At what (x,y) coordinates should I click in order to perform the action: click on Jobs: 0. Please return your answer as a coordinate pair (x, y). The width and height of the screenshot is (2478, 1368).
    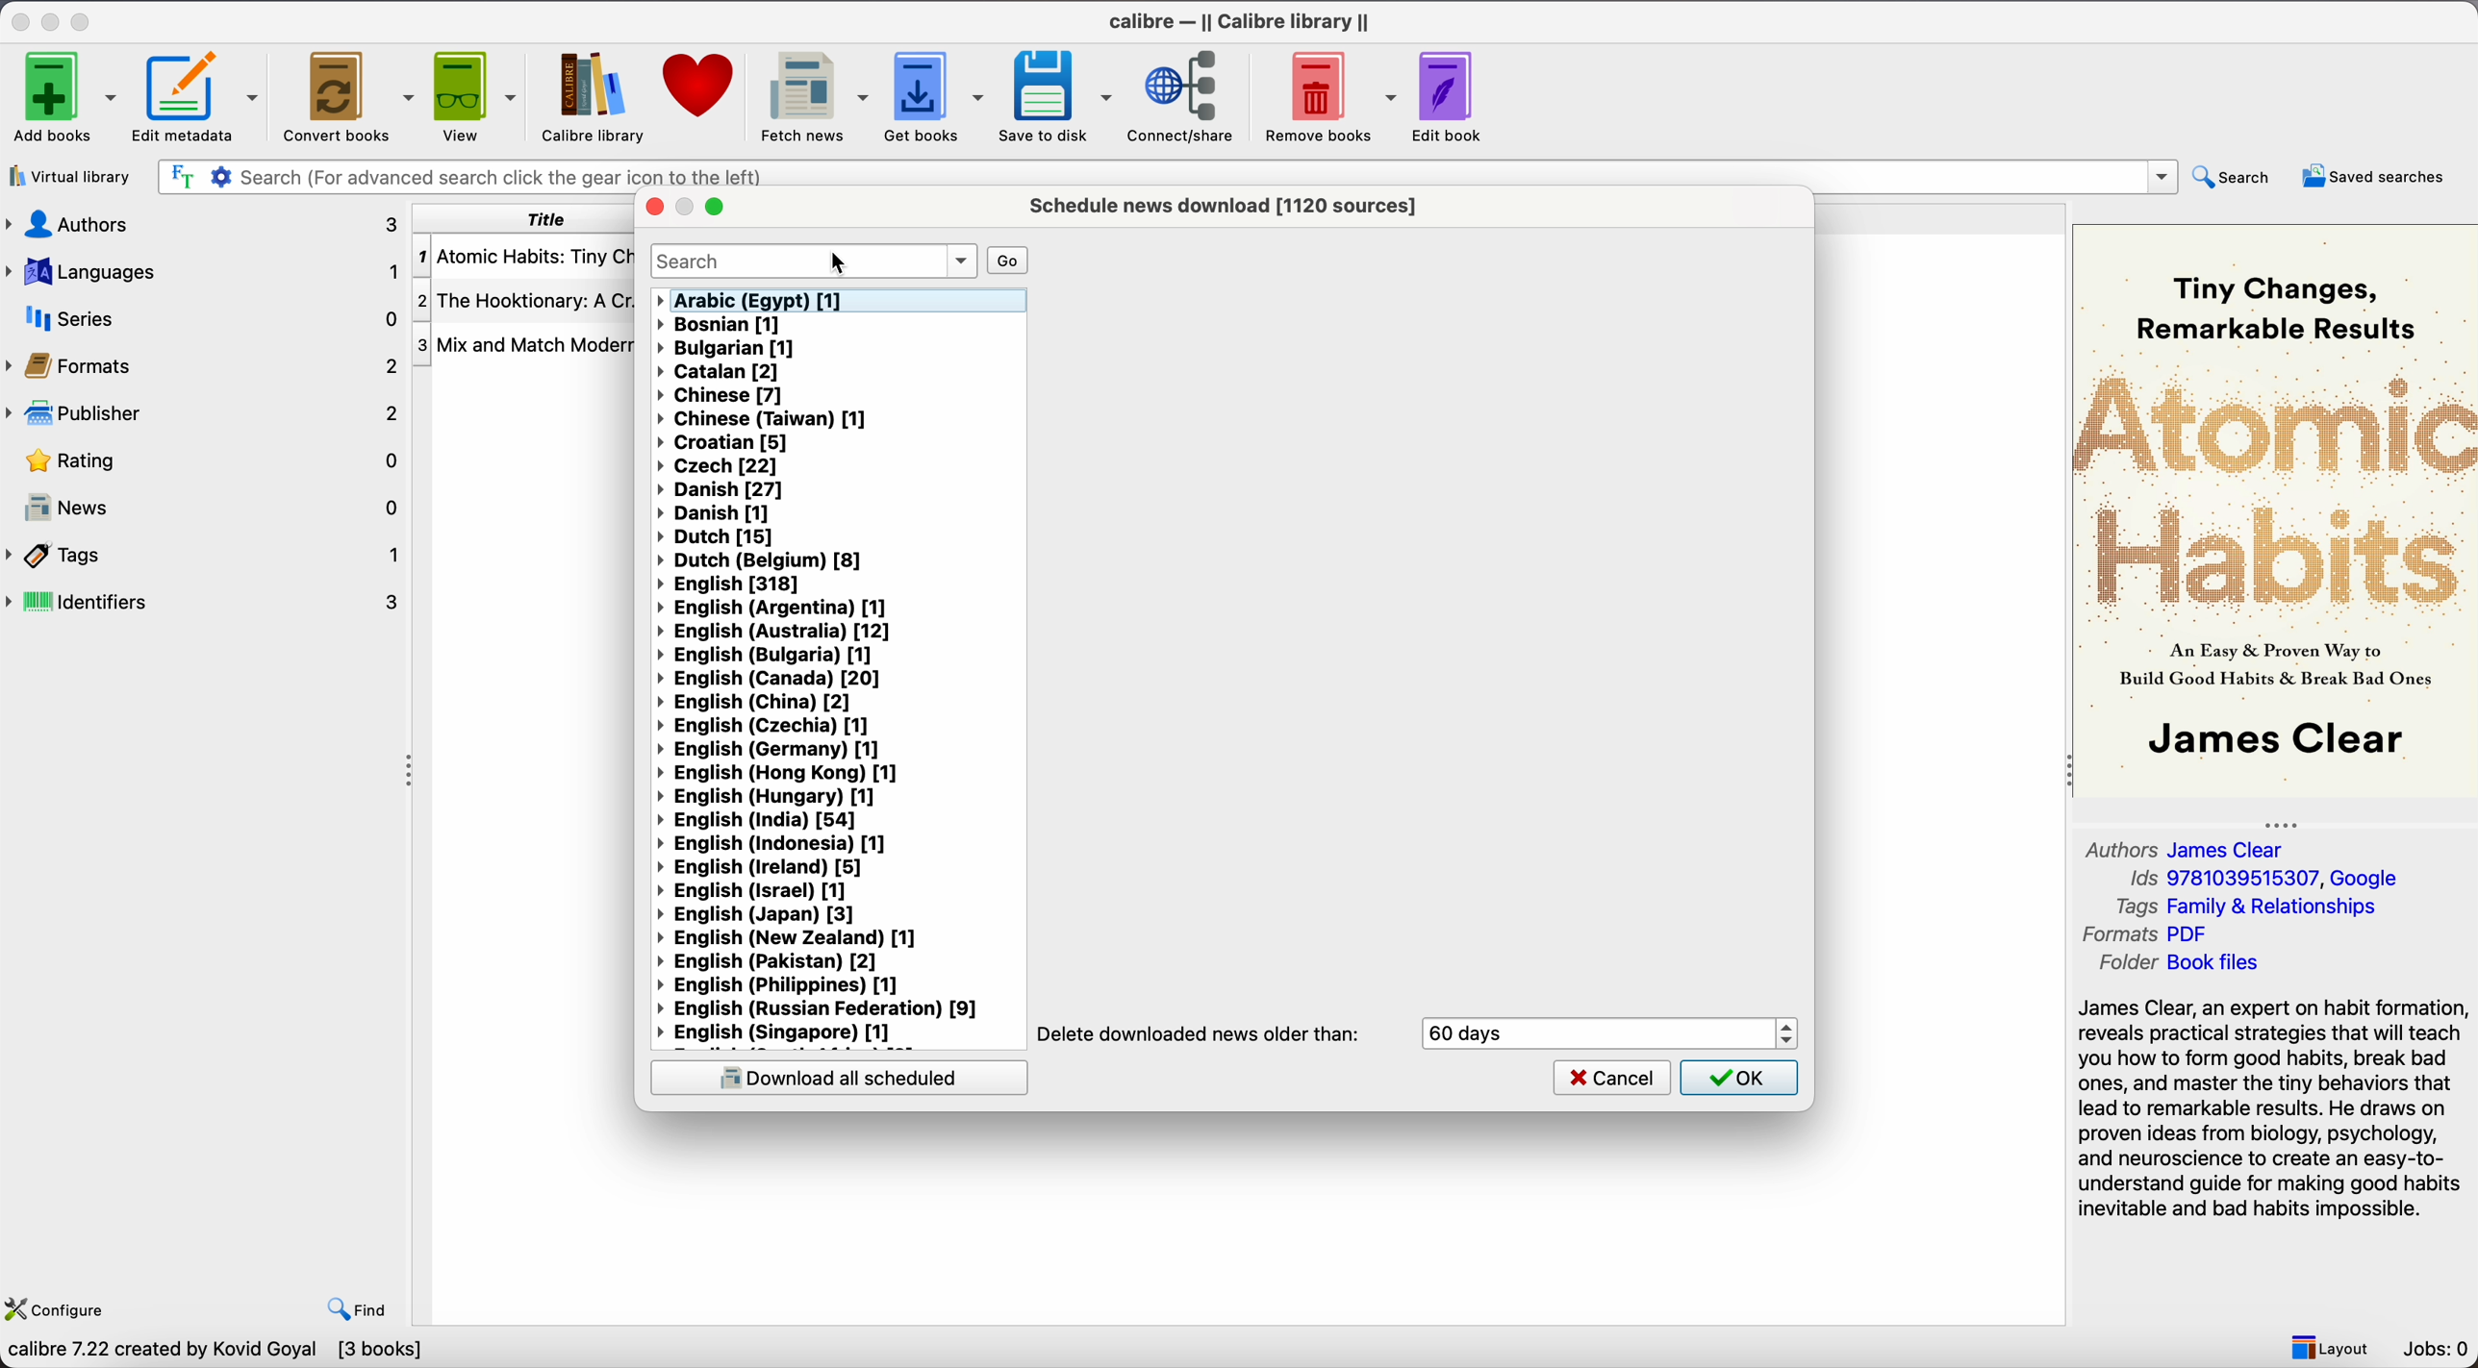
    Looking at the image, I should click on (2438, 1349).